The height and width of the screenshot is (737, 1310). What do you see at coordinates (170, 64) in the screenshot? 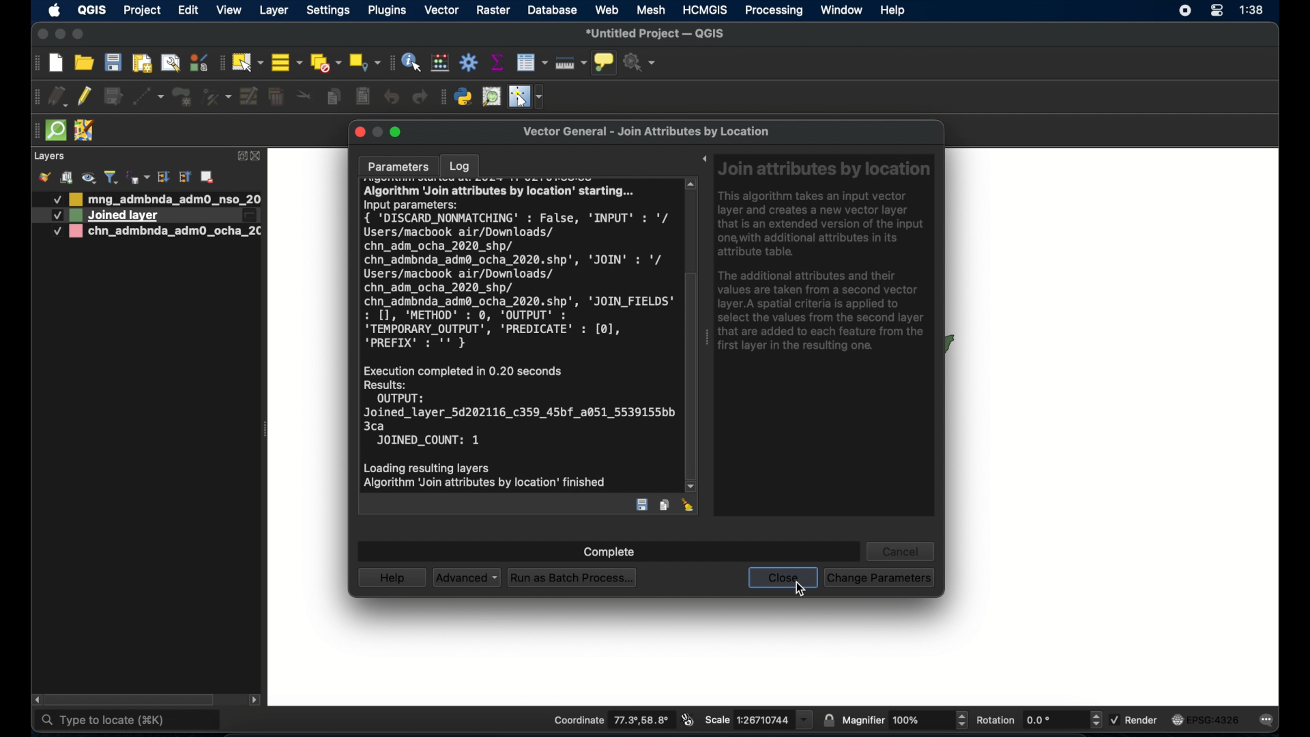
I see `show layout manager` at bounding box center [170, 64].